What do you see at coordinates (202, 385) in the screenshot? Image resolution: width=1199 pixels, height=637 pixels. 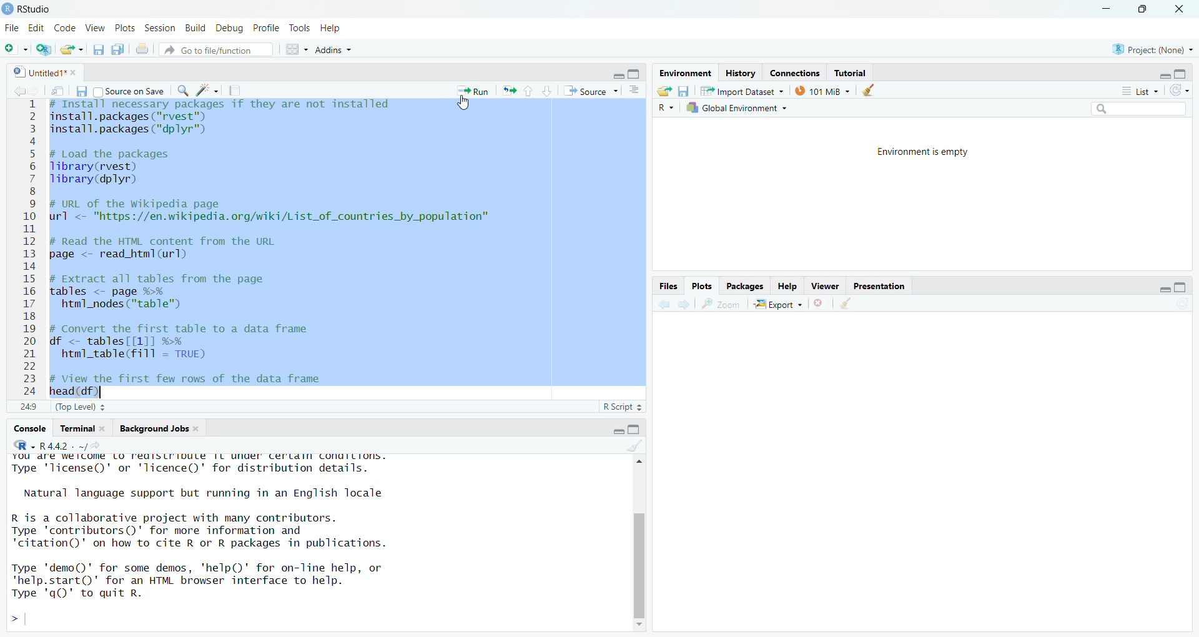 I see `# View the first few rows of the data frame head(df) ` at bounding box center [202, 385].